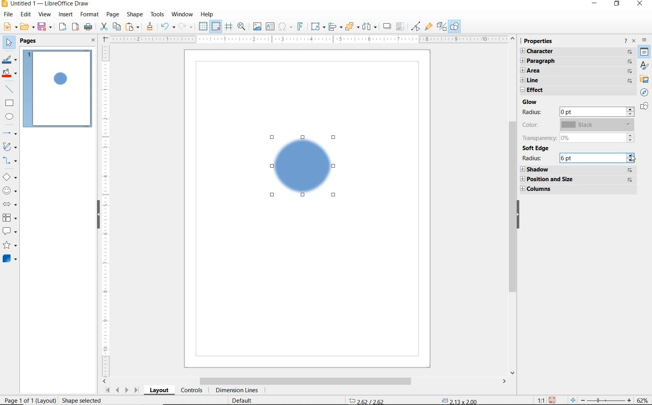  I want to click on TOGGLE EXTRUSION, so click(441, 27).